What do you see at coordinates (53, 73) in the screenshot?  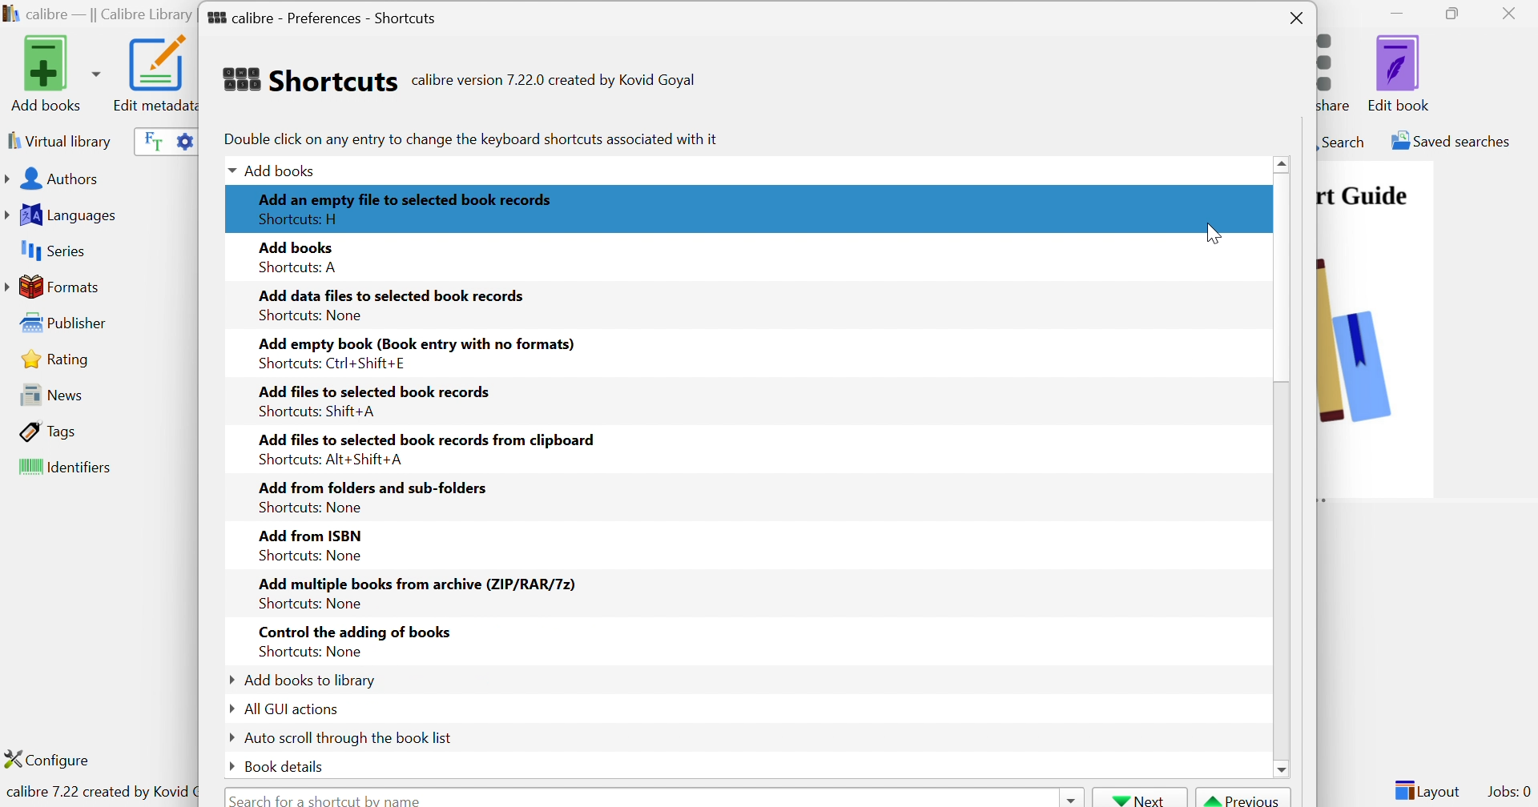 I see `Add books` at bounding box center [53, 73].